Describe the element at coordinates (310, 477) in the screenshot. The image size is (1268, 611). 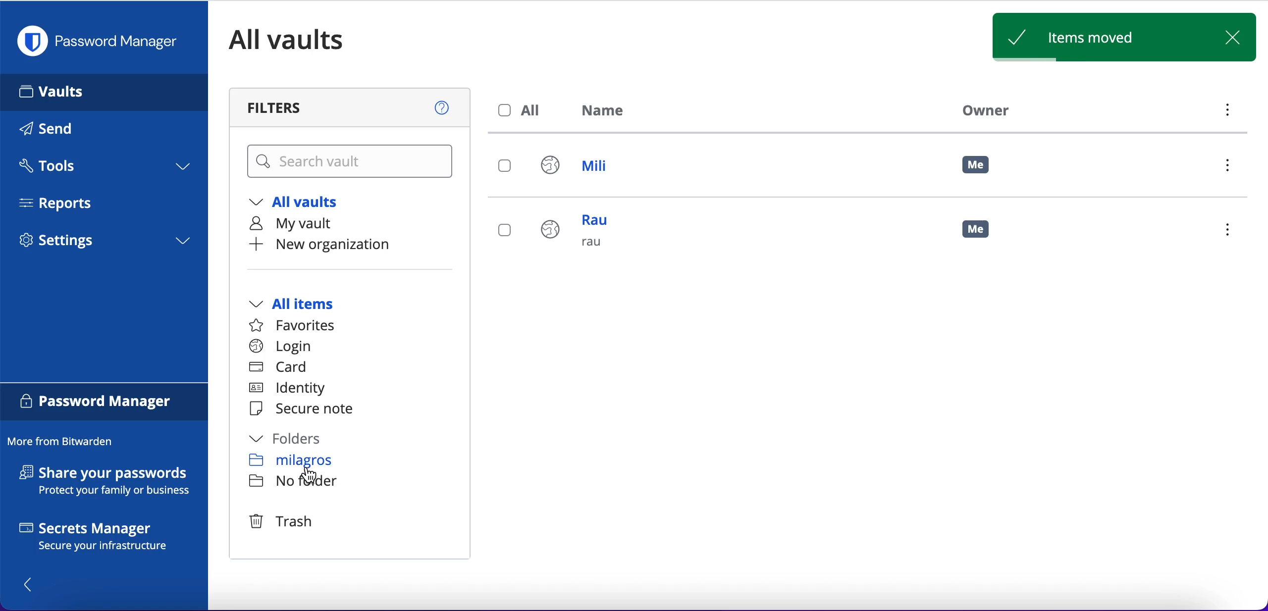
I see `cursor` at that location.